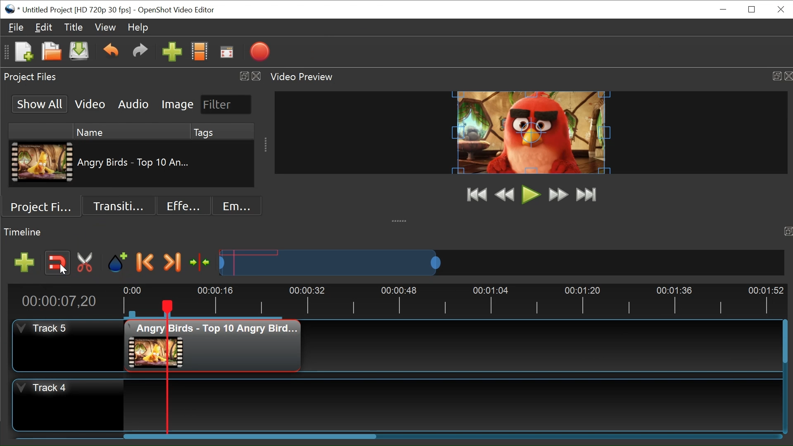 This screenshot has width=793, height=446. I want to click on Fast Forward, so click(559, 195).